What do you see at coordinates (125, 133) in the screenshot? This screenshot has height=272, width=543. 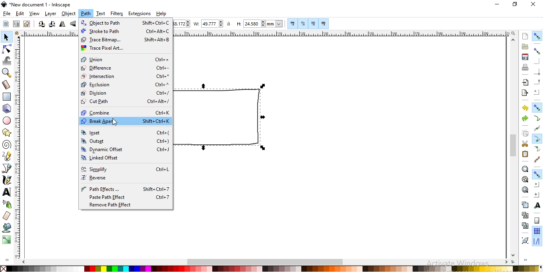 I see `inset` at bounding box center [125, 133].